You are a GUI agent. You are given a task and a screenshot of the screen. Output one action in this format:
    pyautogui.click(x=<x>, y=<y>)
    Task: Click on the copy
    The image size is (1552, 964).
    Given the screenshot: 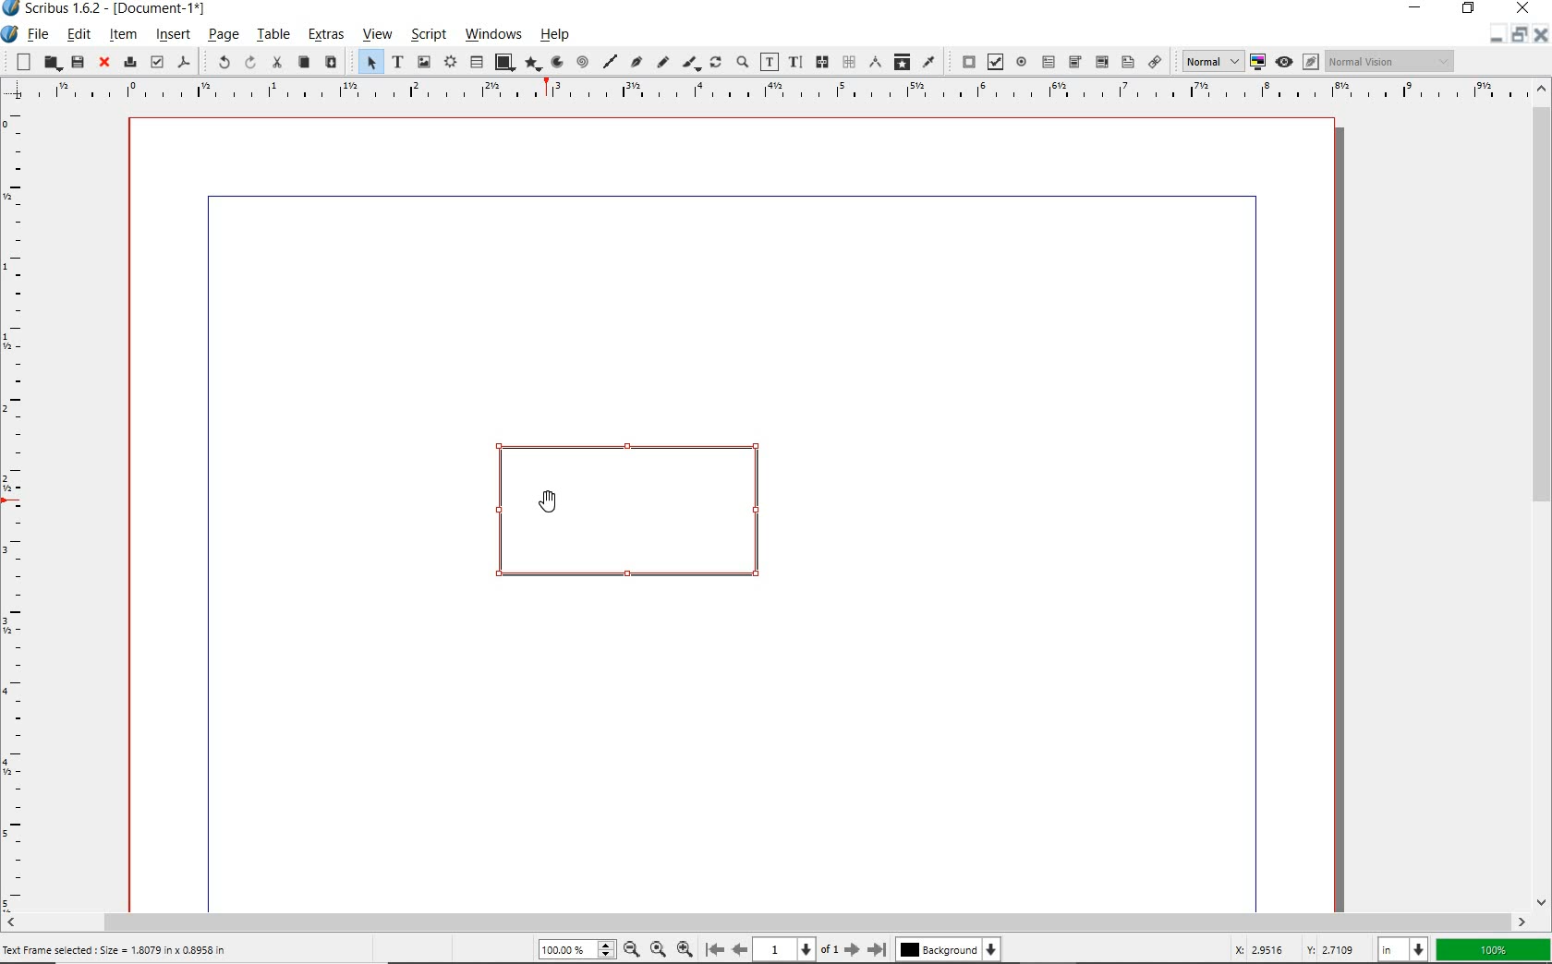 What is the action you would take?
    pyautogui.click(x=304, y=64)
    